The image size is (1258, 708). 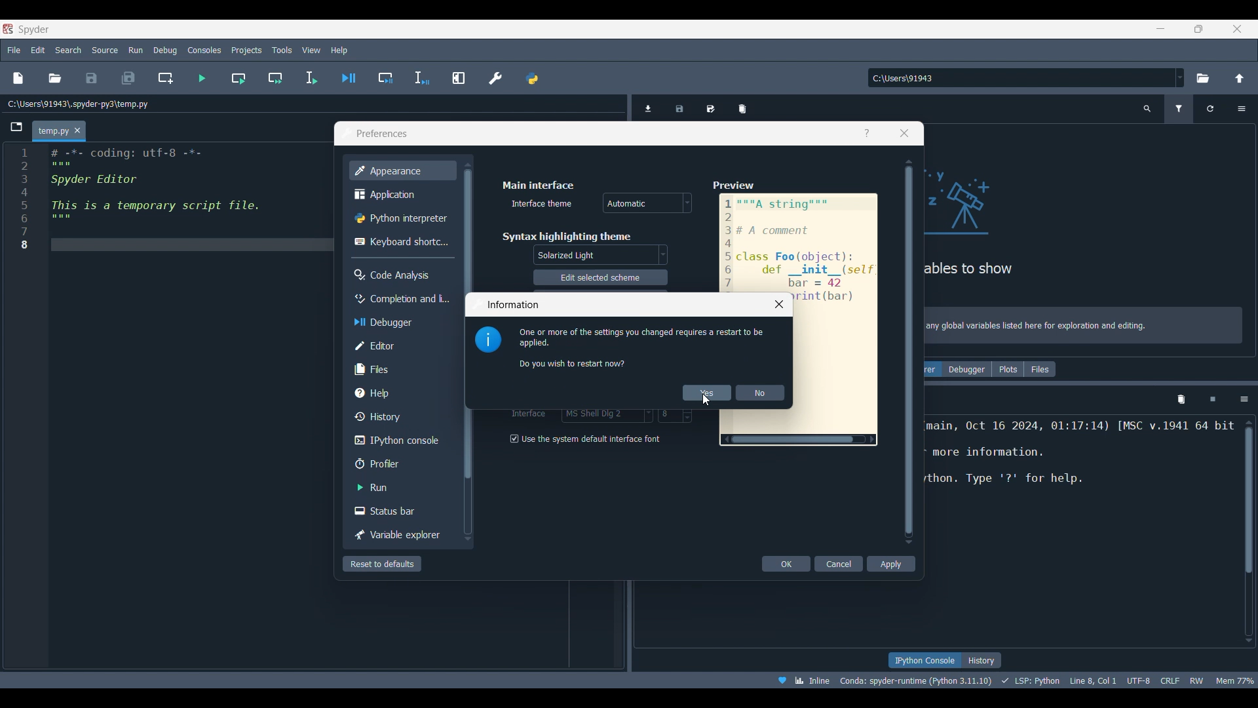 I want to click on Window title, so click(x=513, y=304).